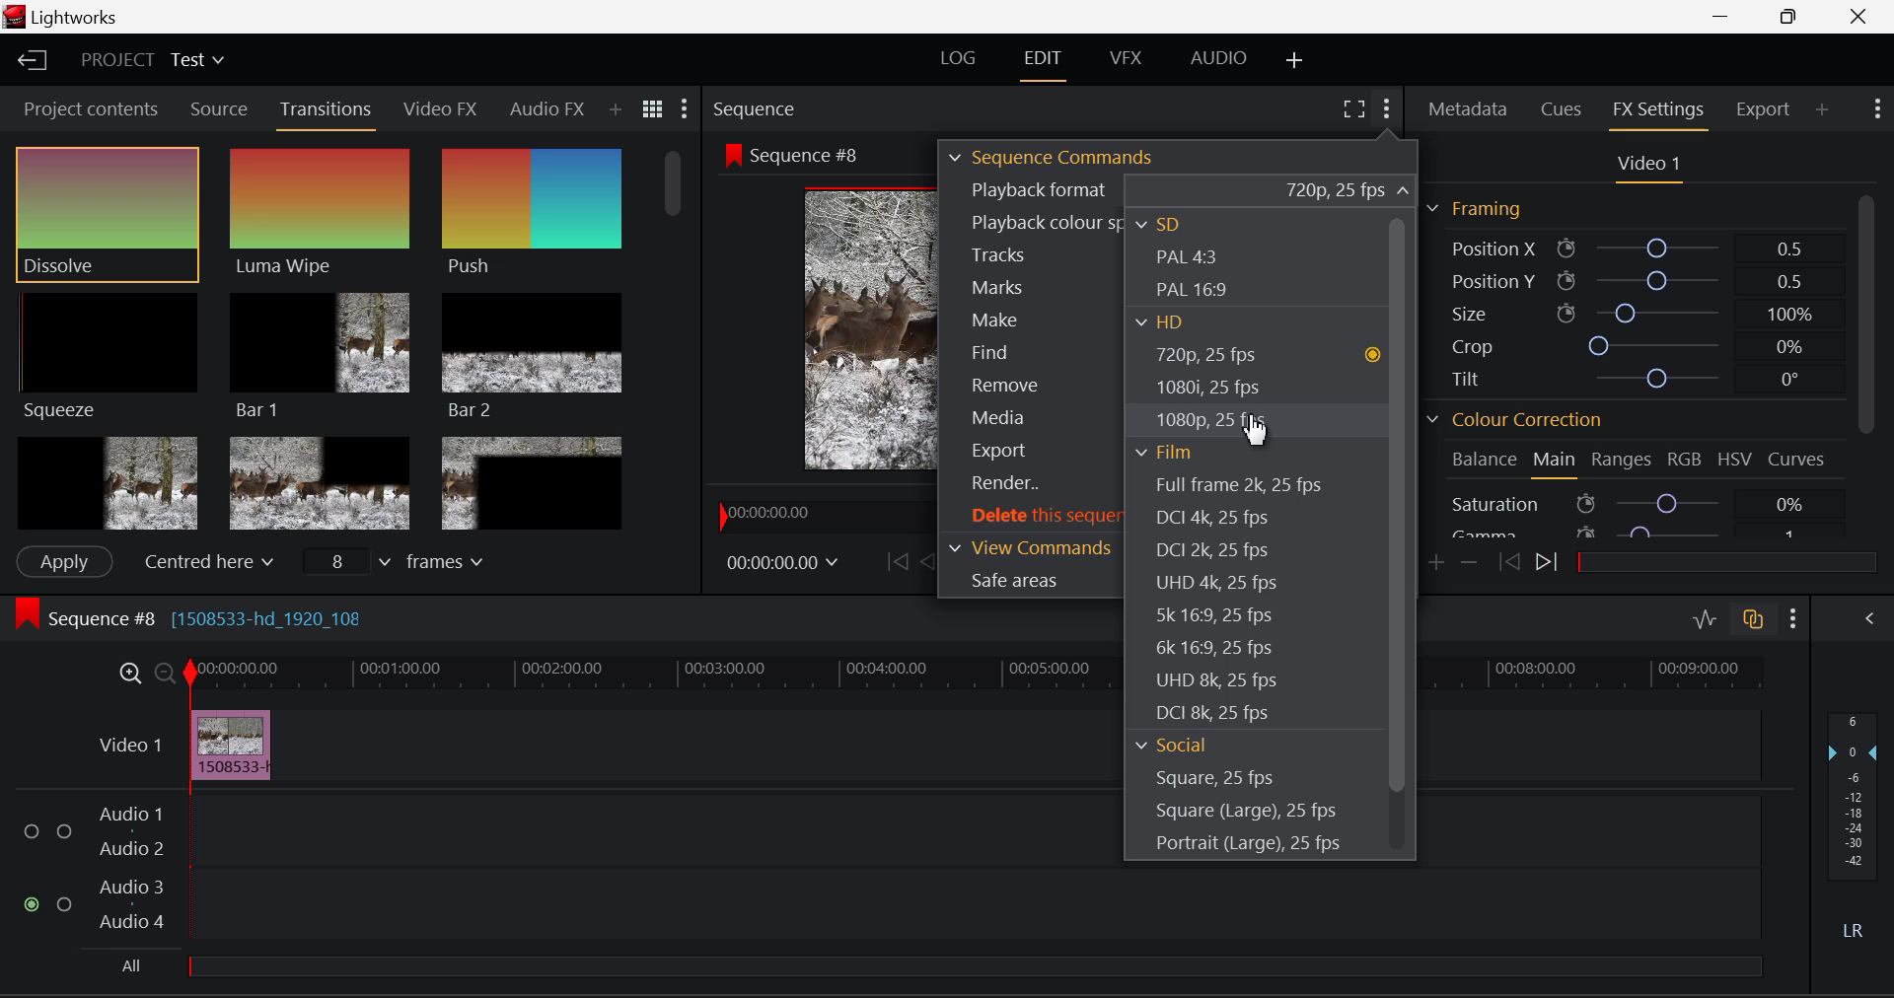  Describe the element at coordinates (1031, 351) in the screenshot. I see `Find` at that location.